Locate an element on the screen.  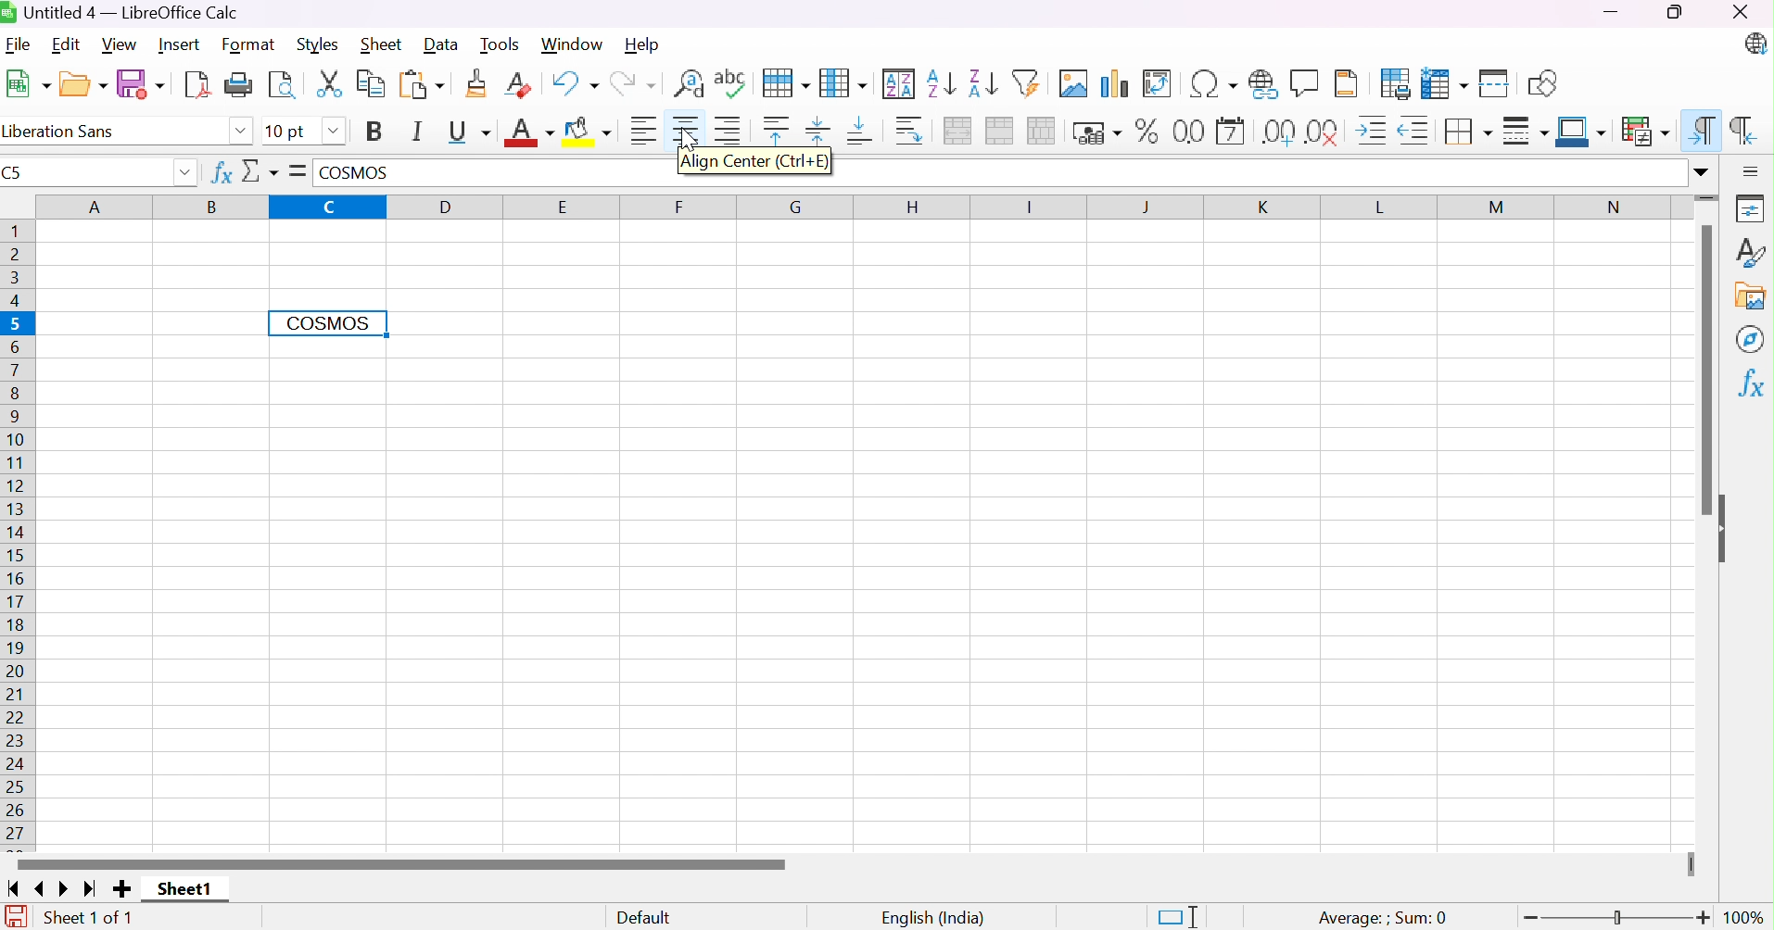
Sheet is located at coordinates (383, 44).